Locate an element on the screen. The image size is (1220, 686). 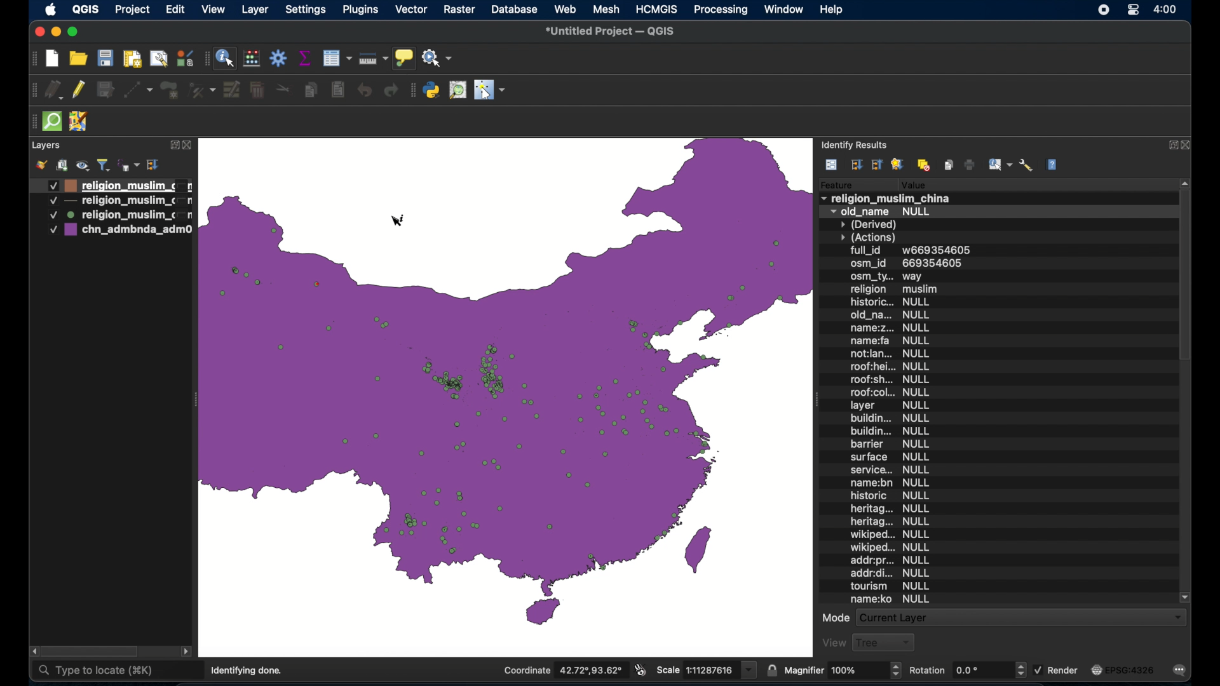
favorites is located at coordinates (896, 165).